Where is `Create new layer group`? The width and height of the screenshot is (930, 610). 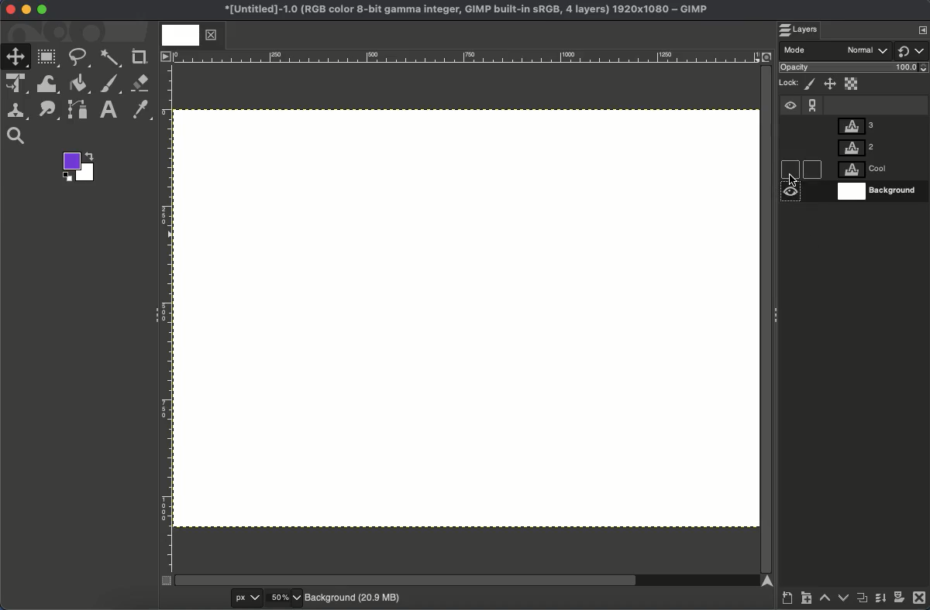
Create new layer group is located at coordinates (807, 601).